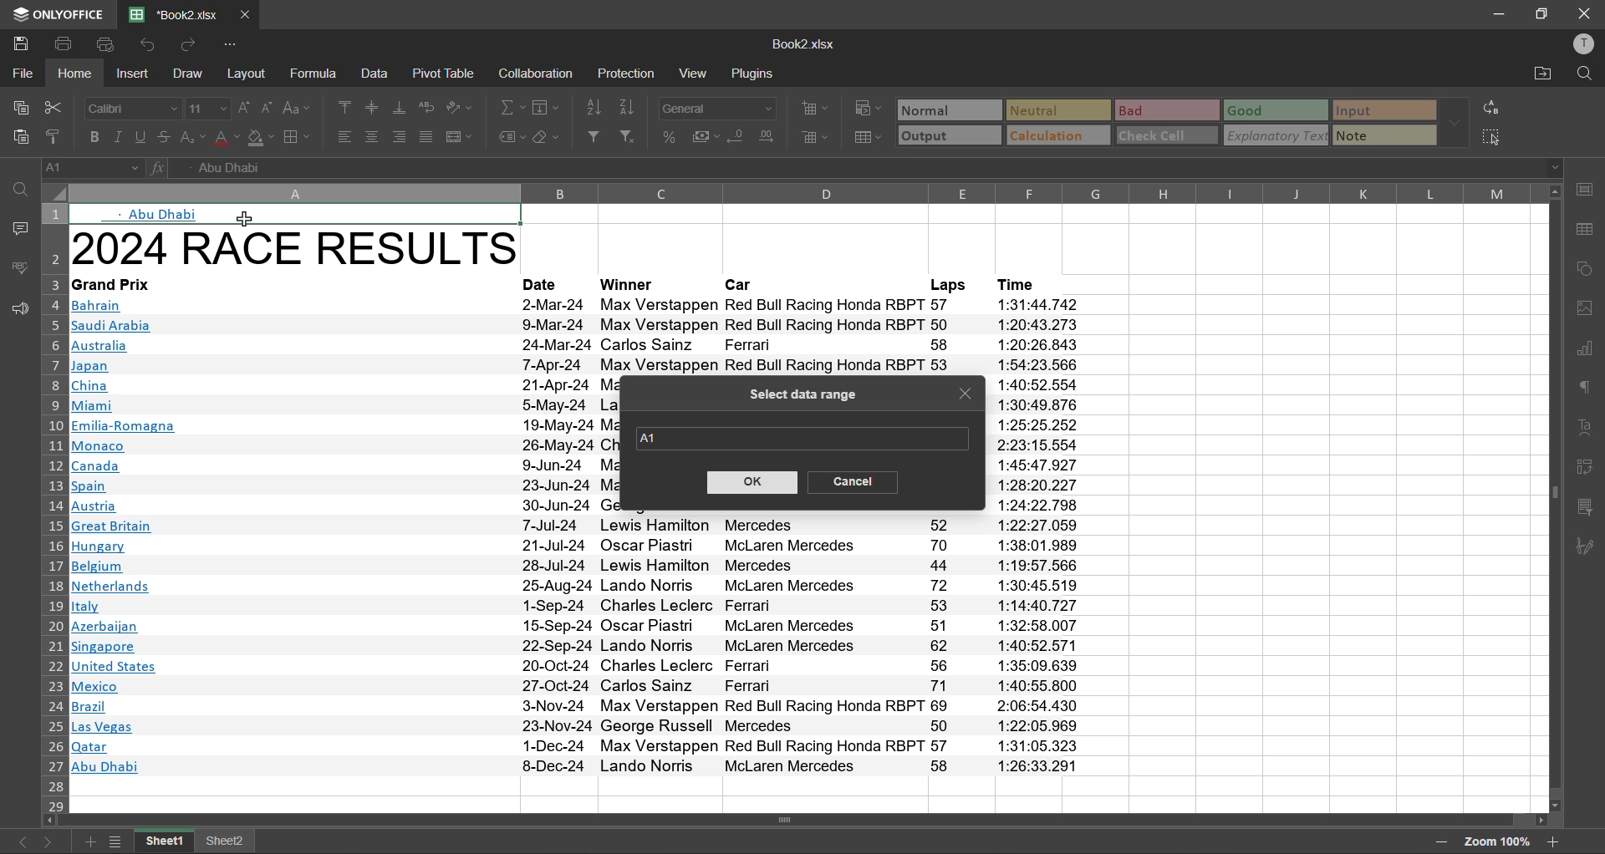 The image size is (1605, 854). What do you see at coordinates (1050, 137) in the screenshot?
I see `calculation` at bounding box center [1050, 137].